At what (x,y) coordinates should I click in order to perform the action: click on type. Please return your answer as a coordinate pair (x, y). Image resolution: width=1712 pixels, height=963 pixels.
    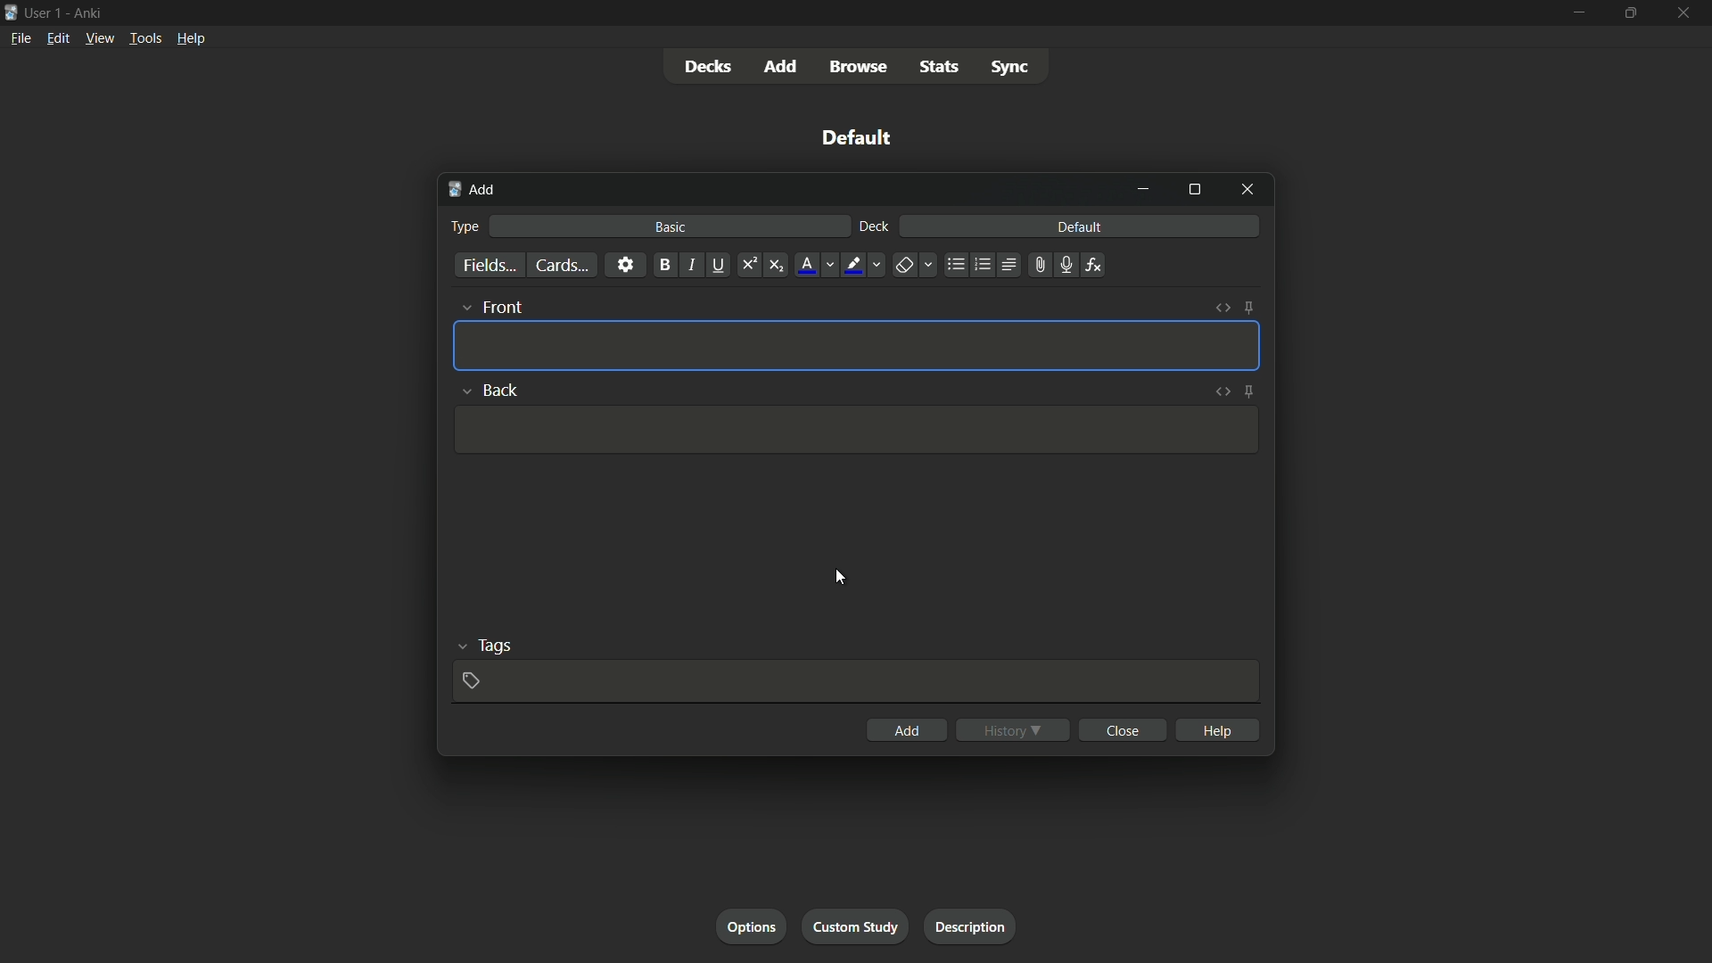
    Looking at the image, I should click on (467, 225).